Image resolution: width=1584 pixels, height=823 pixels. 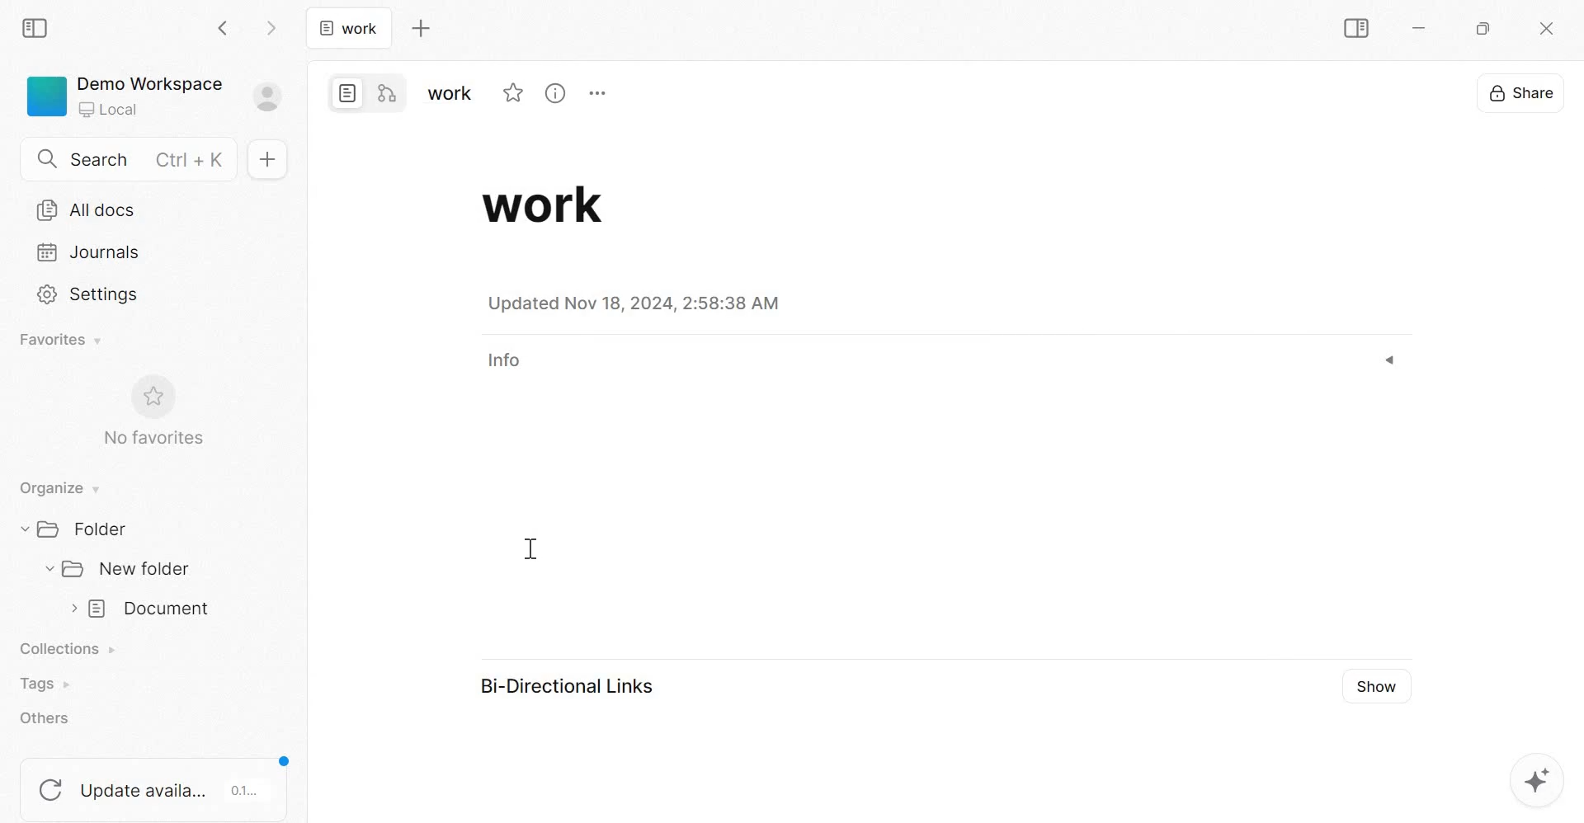 I want to click on Settings, so click(x=90, y=293).